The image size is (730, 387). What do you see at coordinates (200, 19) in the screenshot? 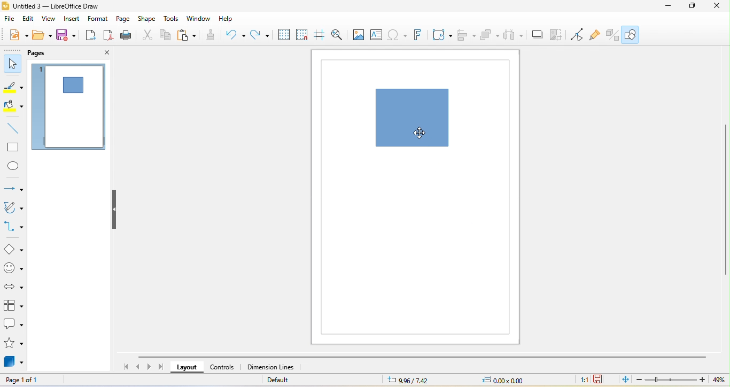
I see `window` at bounding box center [200, 19].